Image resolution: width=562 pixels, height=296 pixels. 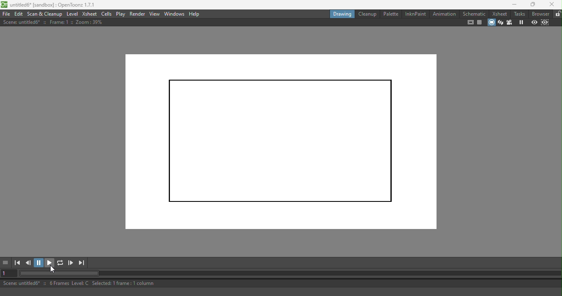 What do you see at coordinates (84, 263) in the screenshot?
I see `Last frame` at bounding box center [84, 263].